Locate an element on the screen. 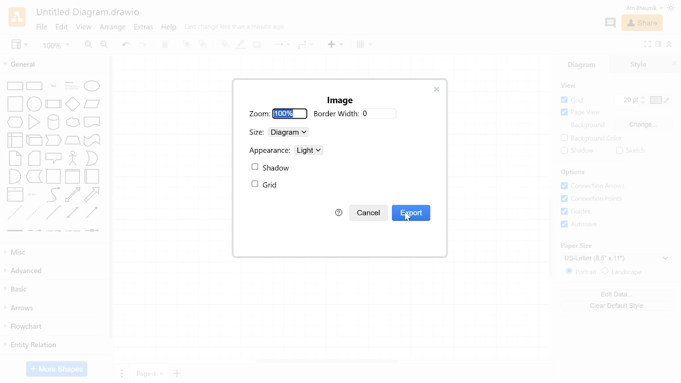 The image size is (681, 383). Waypoints is located at coordinates (305, 45).